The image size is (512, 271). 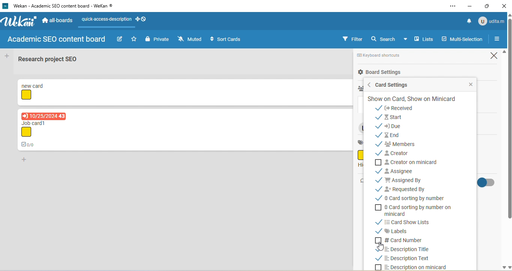 I want to click on private, so click(x=157, y=39).